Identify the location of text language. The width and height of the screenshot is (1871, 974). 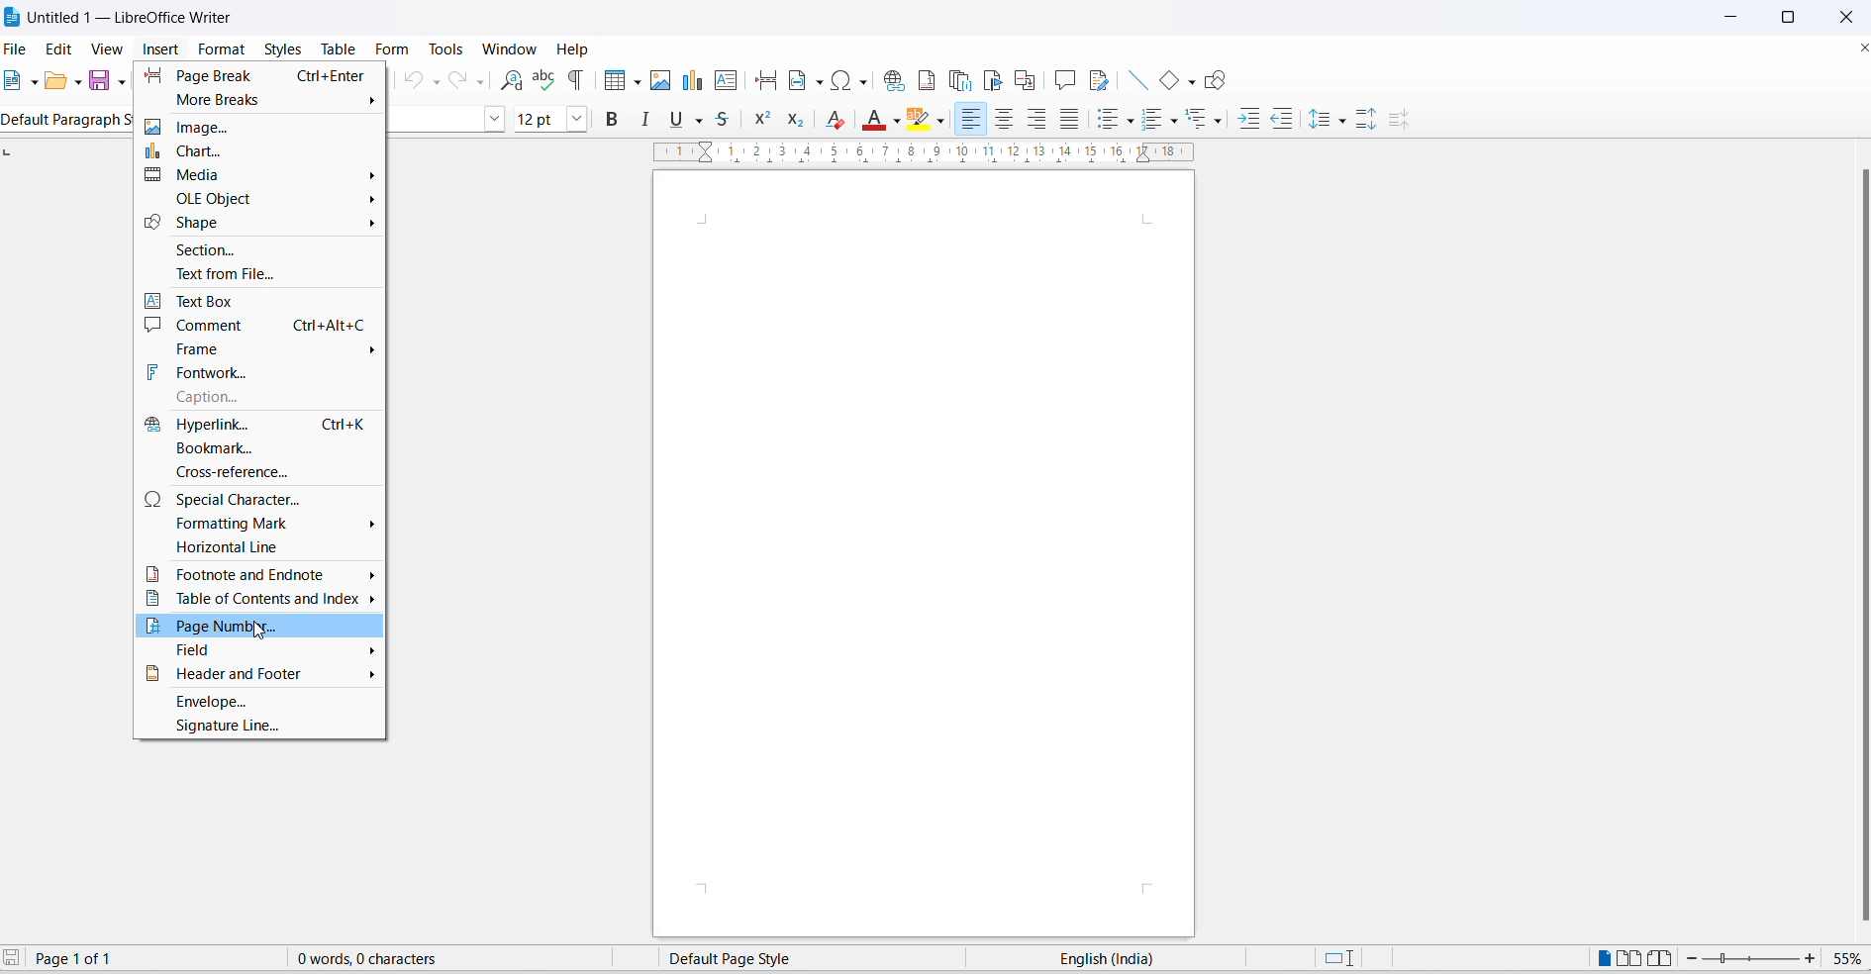
(1117, 958).